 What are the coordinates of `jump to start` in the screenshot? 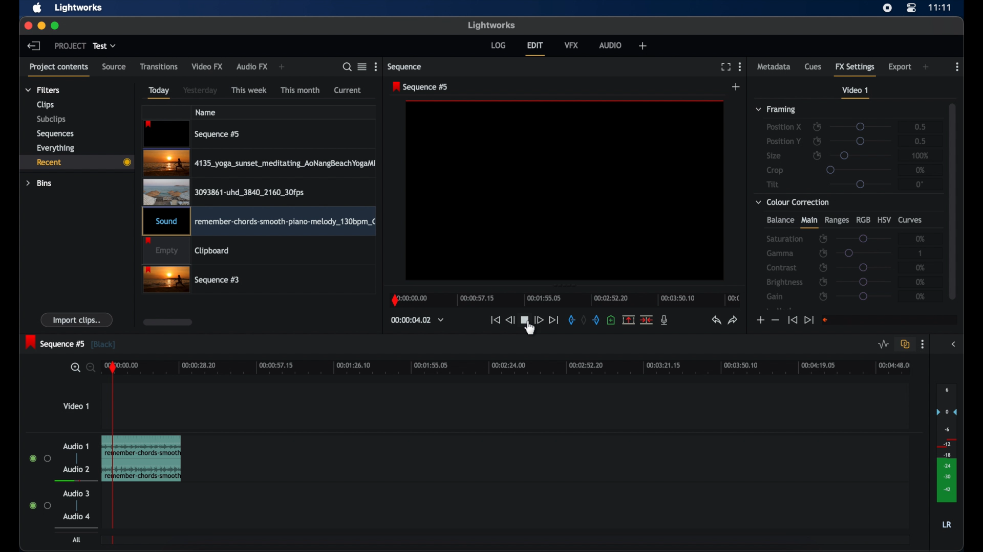 It's located at (495, 320).